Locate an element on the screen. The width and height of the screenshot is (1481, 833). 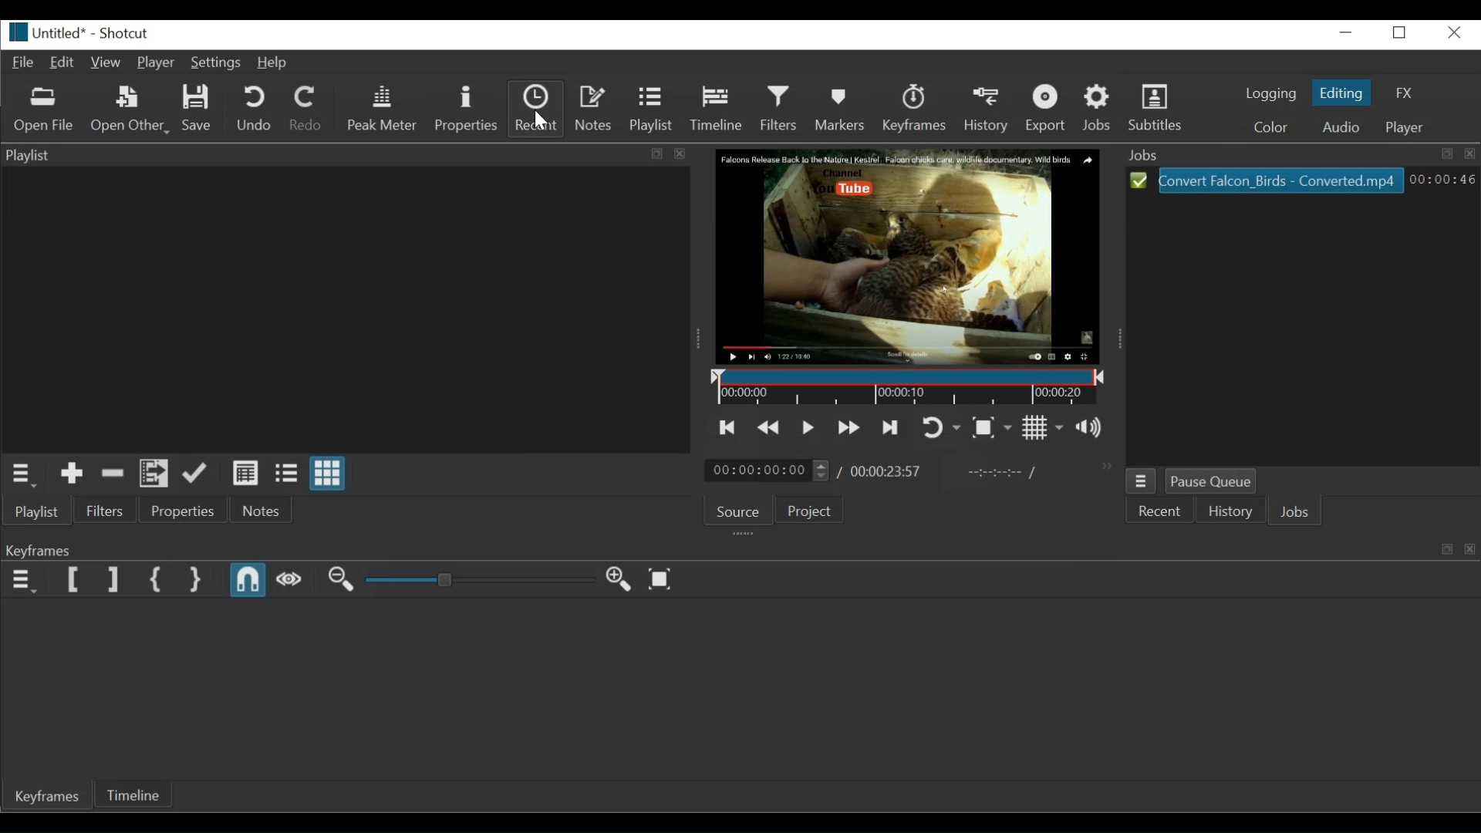
Project is located at coordinates (808, 511).